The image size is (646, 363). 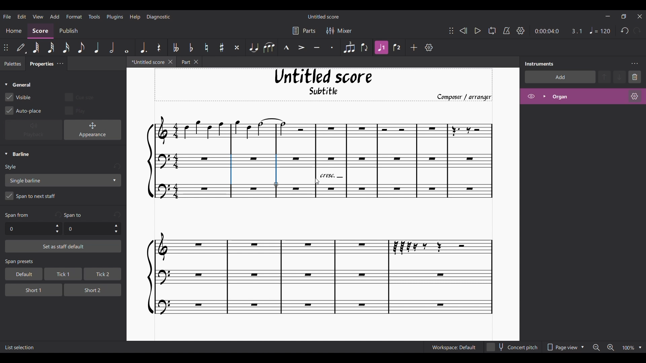 What do you see at coordinates (34, 130) in the screenshot?
I see `Playback` at bounding box center [34, 130].